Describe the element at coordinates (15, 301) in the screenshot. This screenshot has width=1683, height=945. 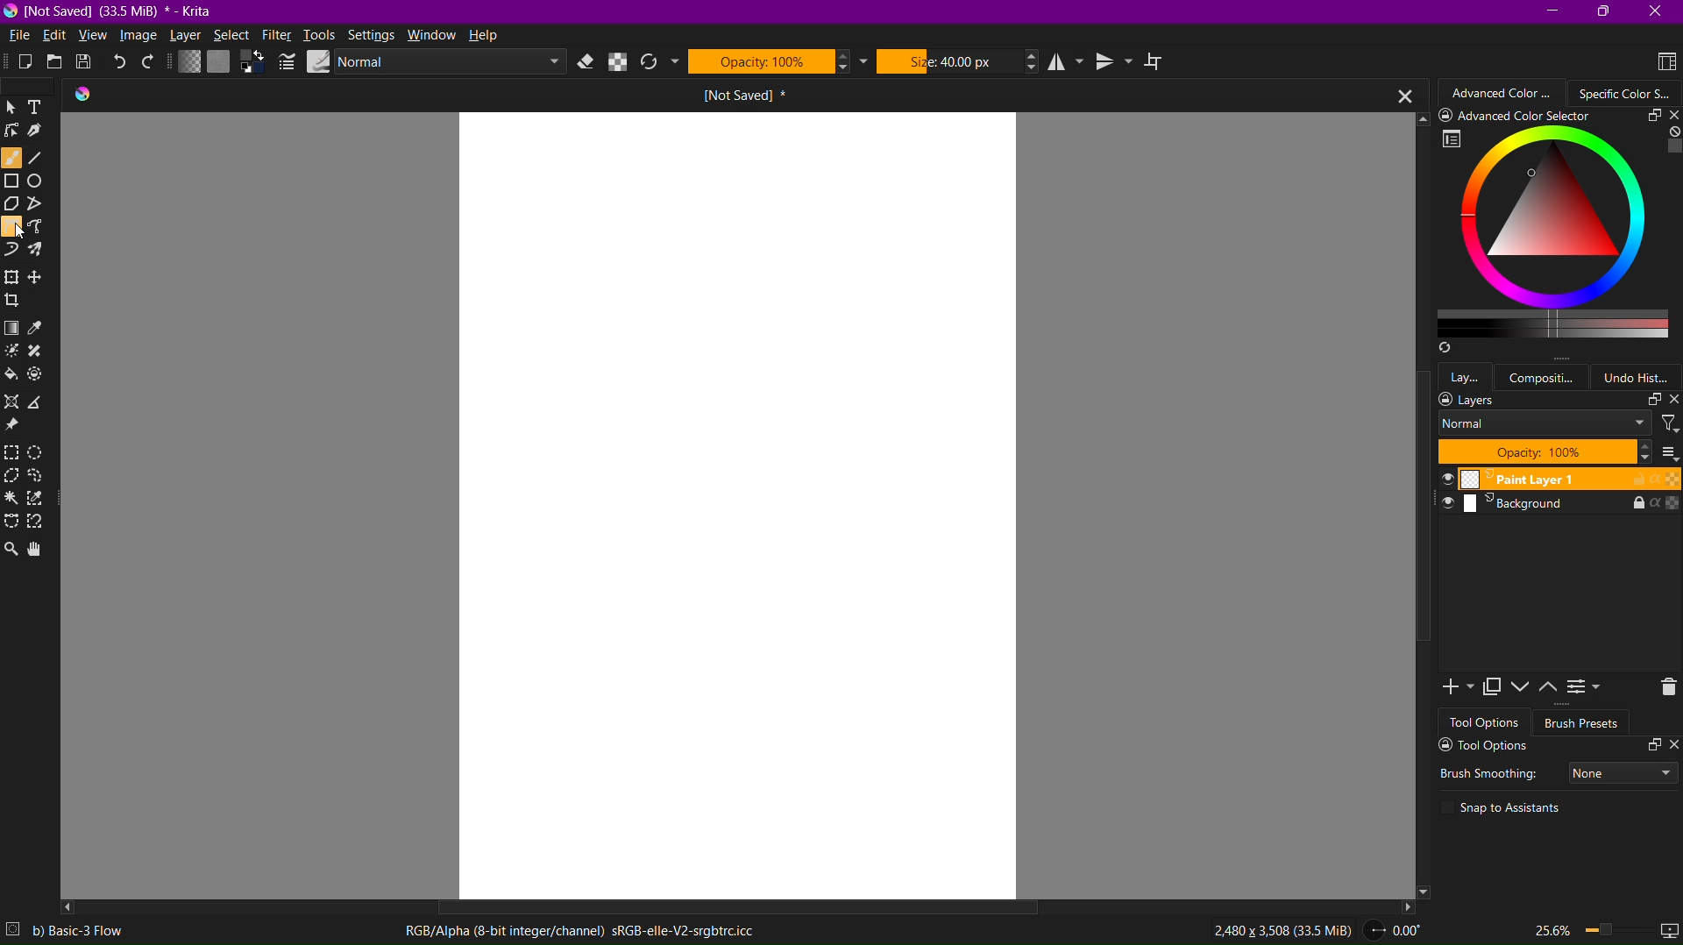
I see `Crop the image` at that location.